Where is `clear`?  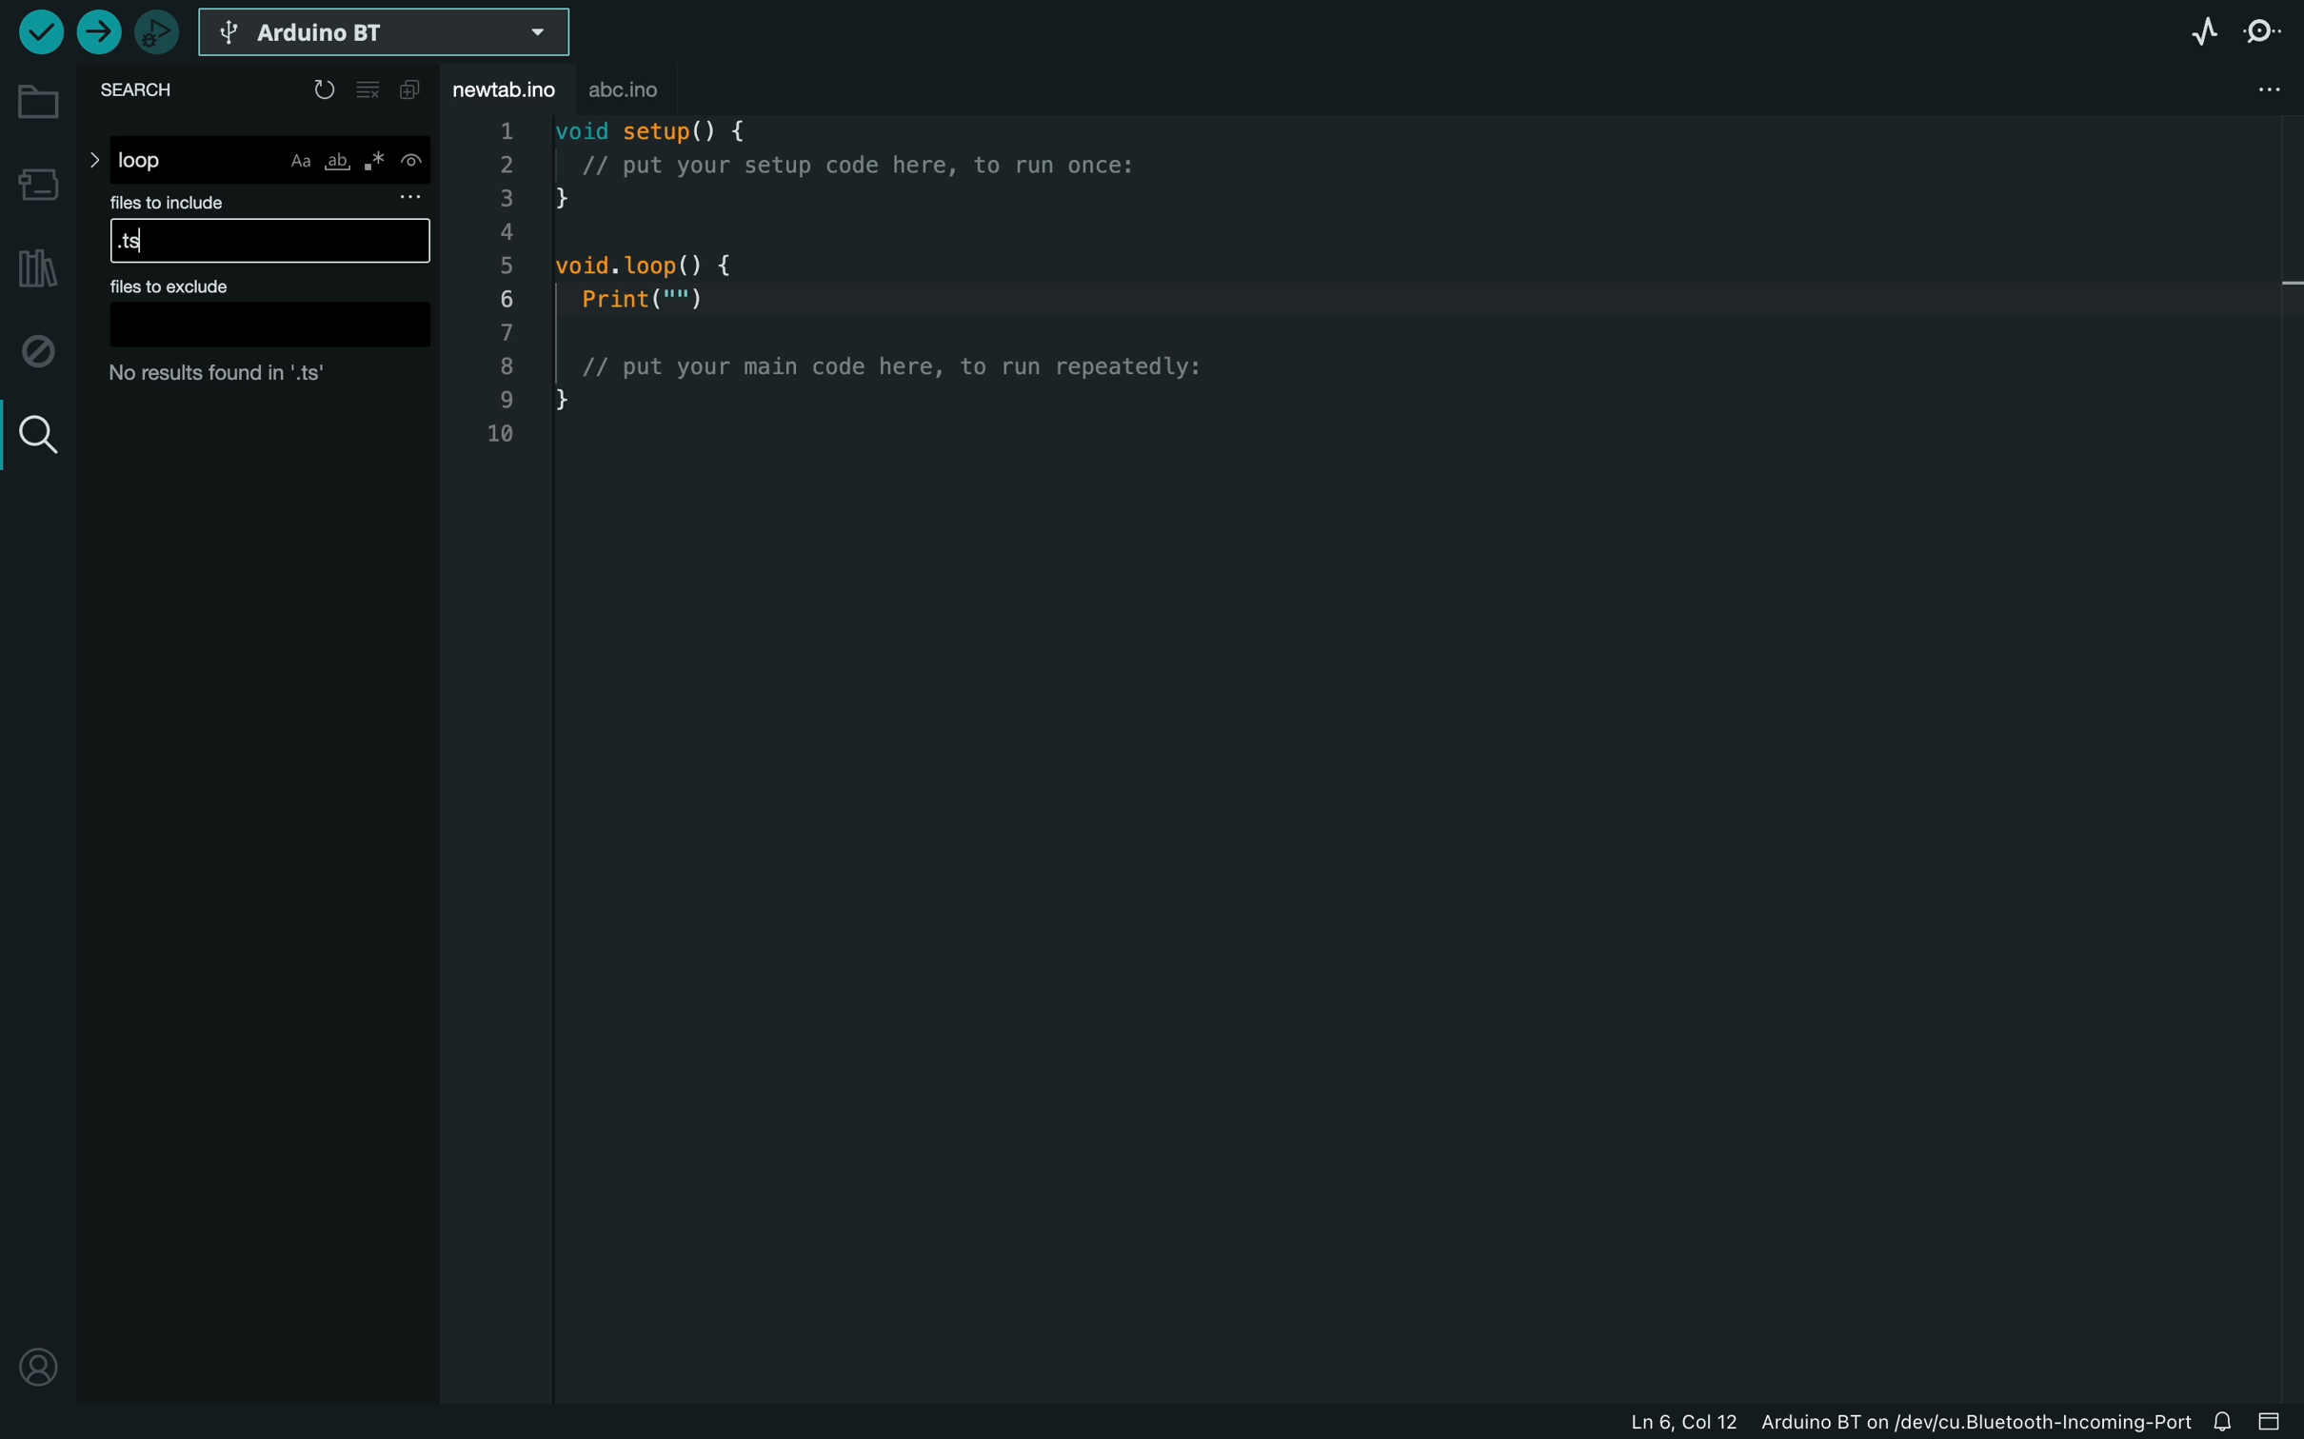 clear is located at coordinates (372, 91).